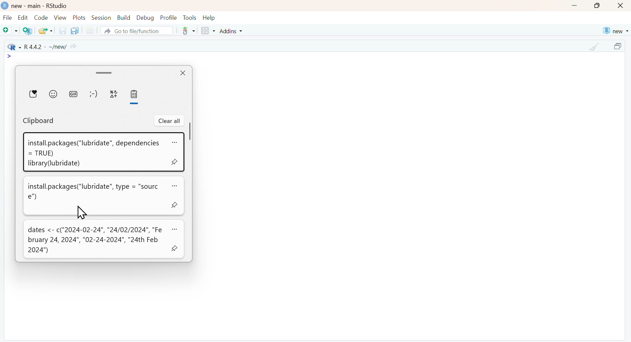 This screenshot has width=631, height=342. What do you see at coordinates (574, 6) in the screenshot?
I see `minimize` at bounding box center [574, 6].